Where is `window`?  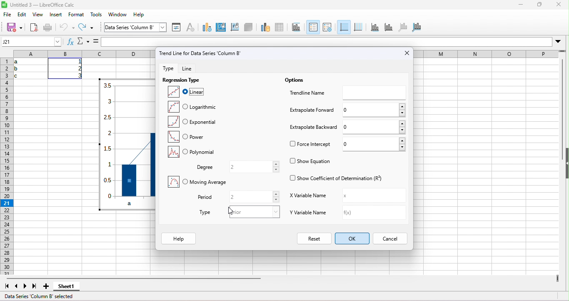
window is located at coordinates (119, 15).